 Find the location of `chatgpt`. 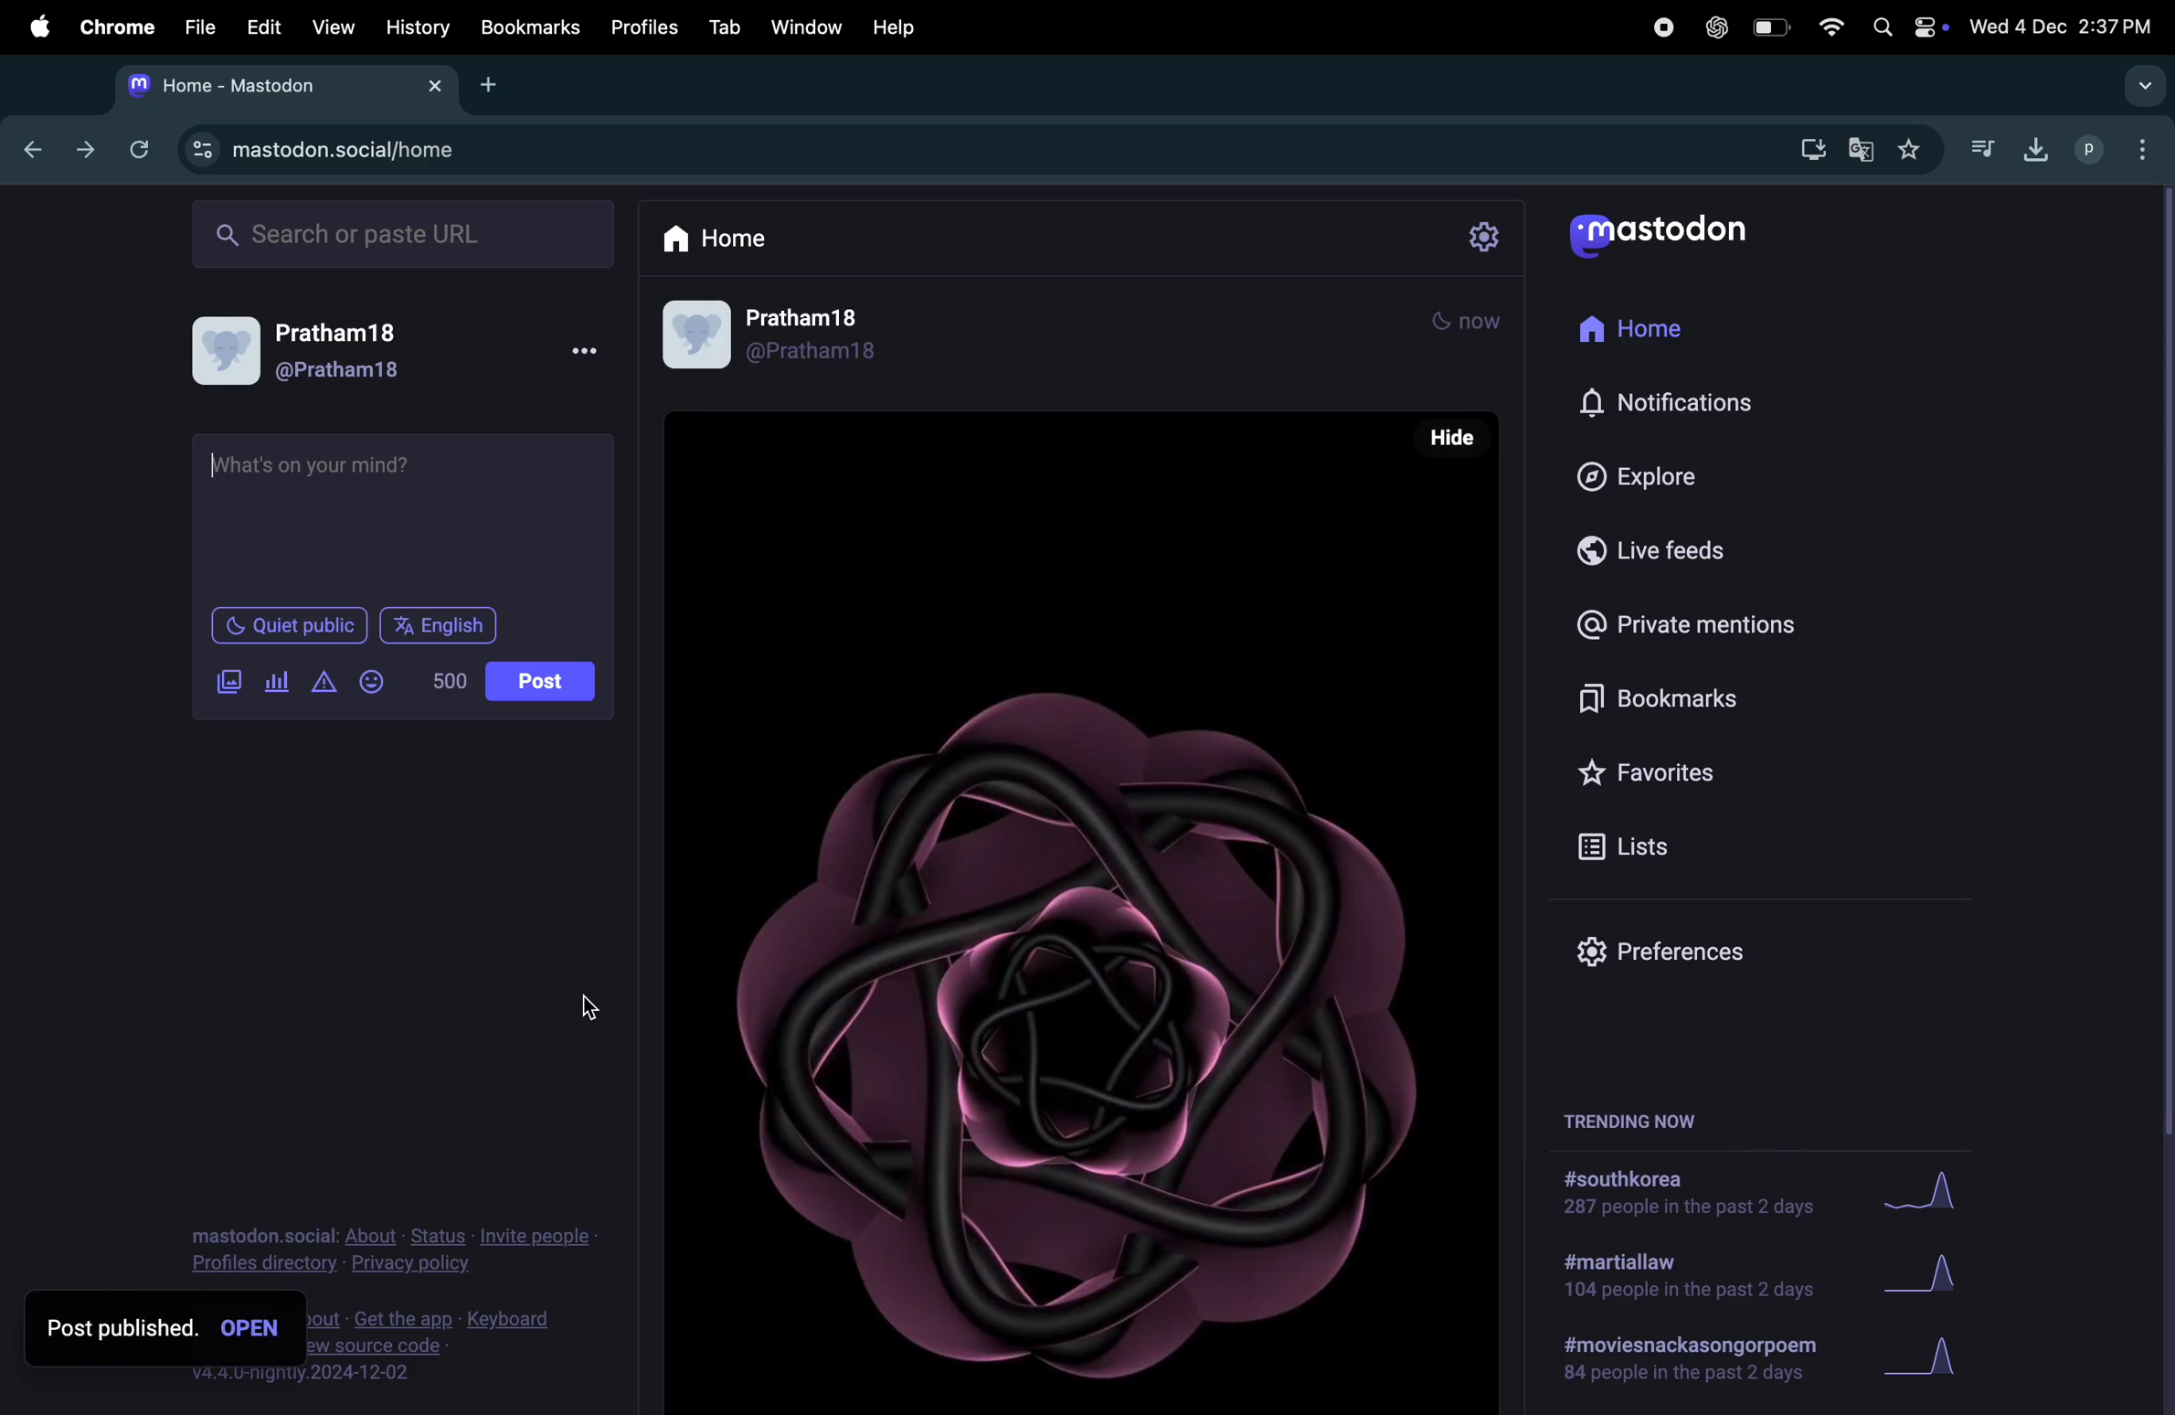

chatgpt is located at coordinates (1713, 27).